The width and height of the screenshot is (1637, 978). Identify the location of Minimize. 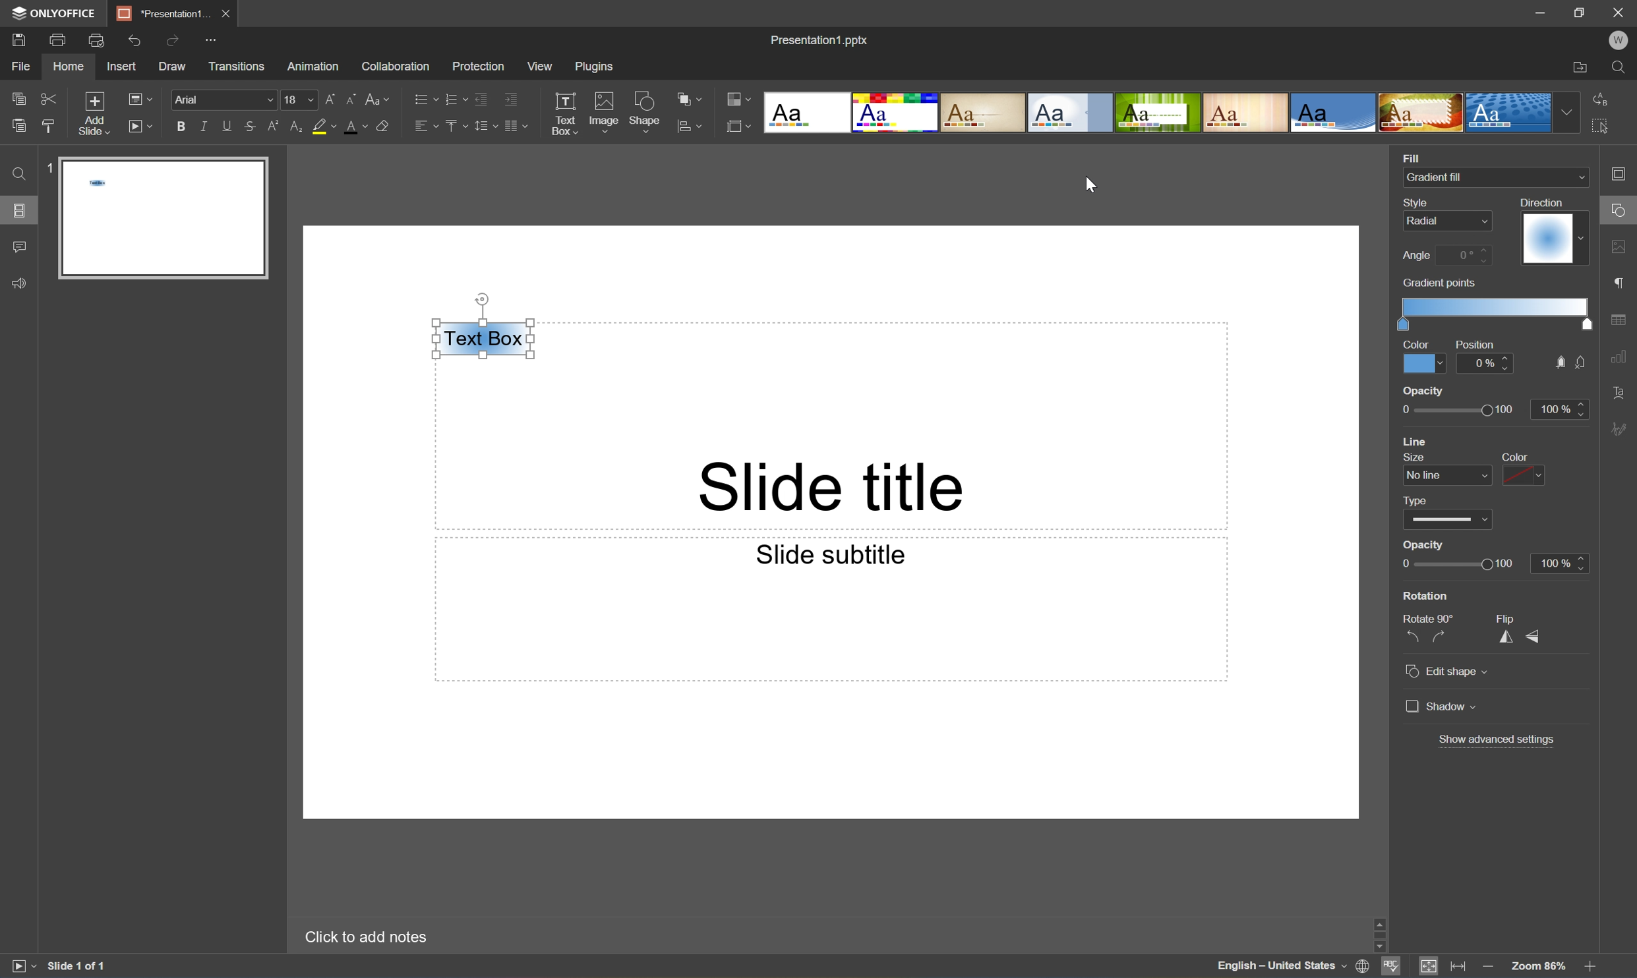
(1539, 11).